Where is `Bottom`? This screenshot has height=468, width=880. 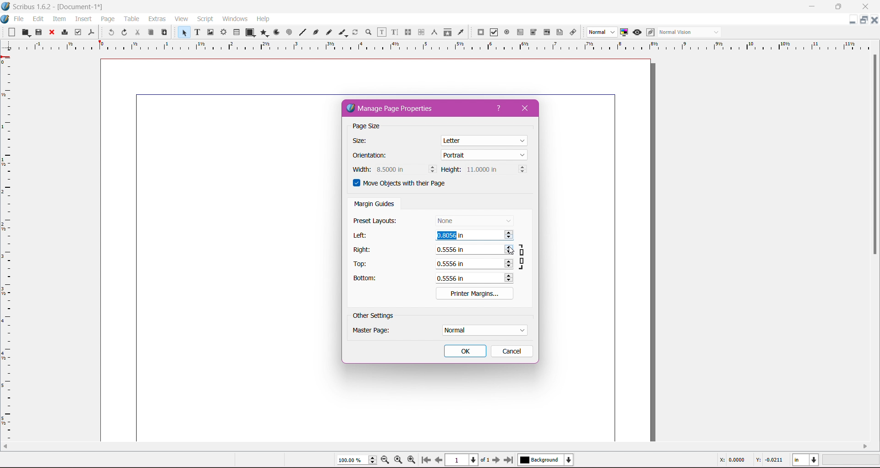
Bottom is located at coordinates (370, 279).